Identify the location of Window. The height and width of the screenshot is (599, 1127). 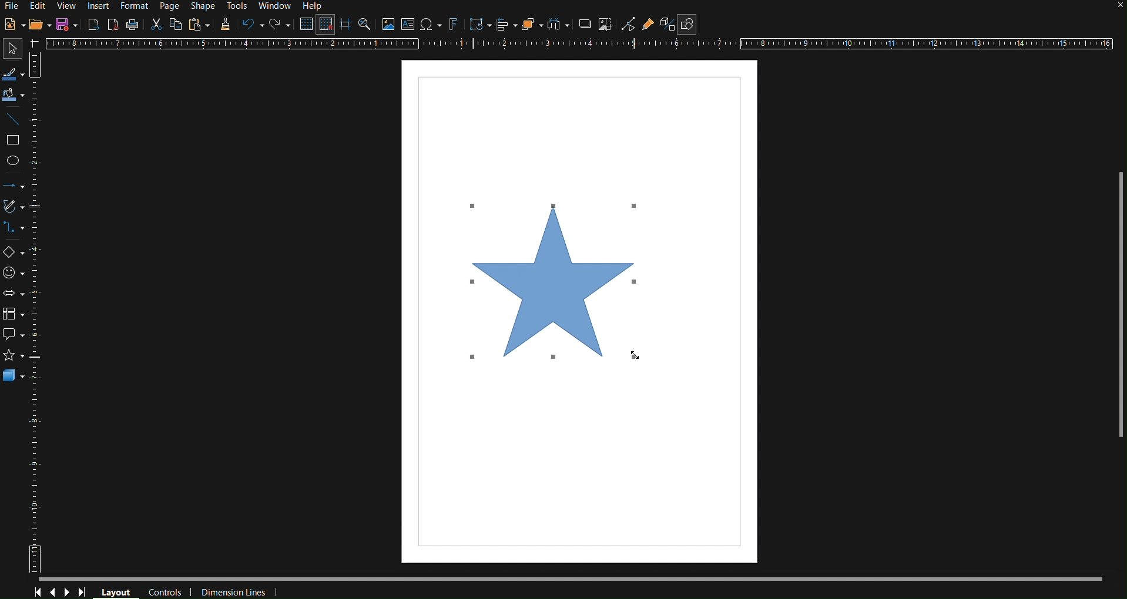
(276, 5).